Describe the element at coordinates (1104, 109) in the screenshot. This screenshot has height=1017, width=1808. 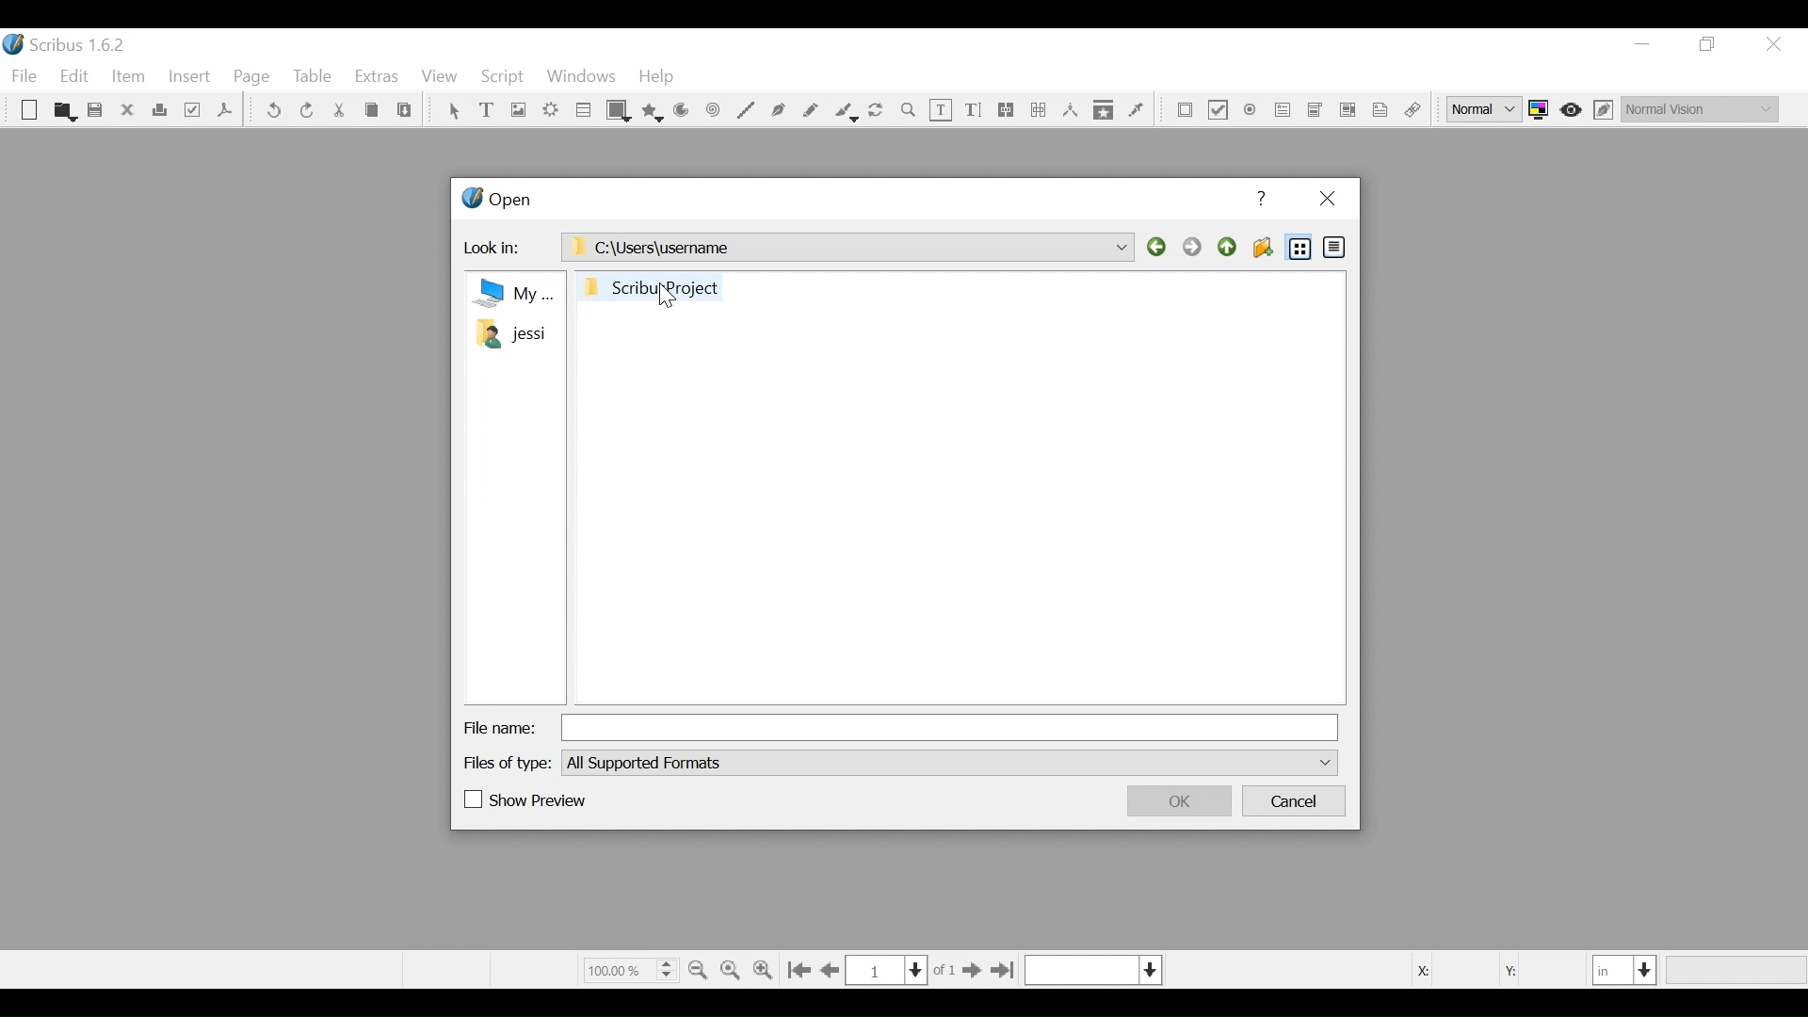
I see `Copy Item properties` at that location.